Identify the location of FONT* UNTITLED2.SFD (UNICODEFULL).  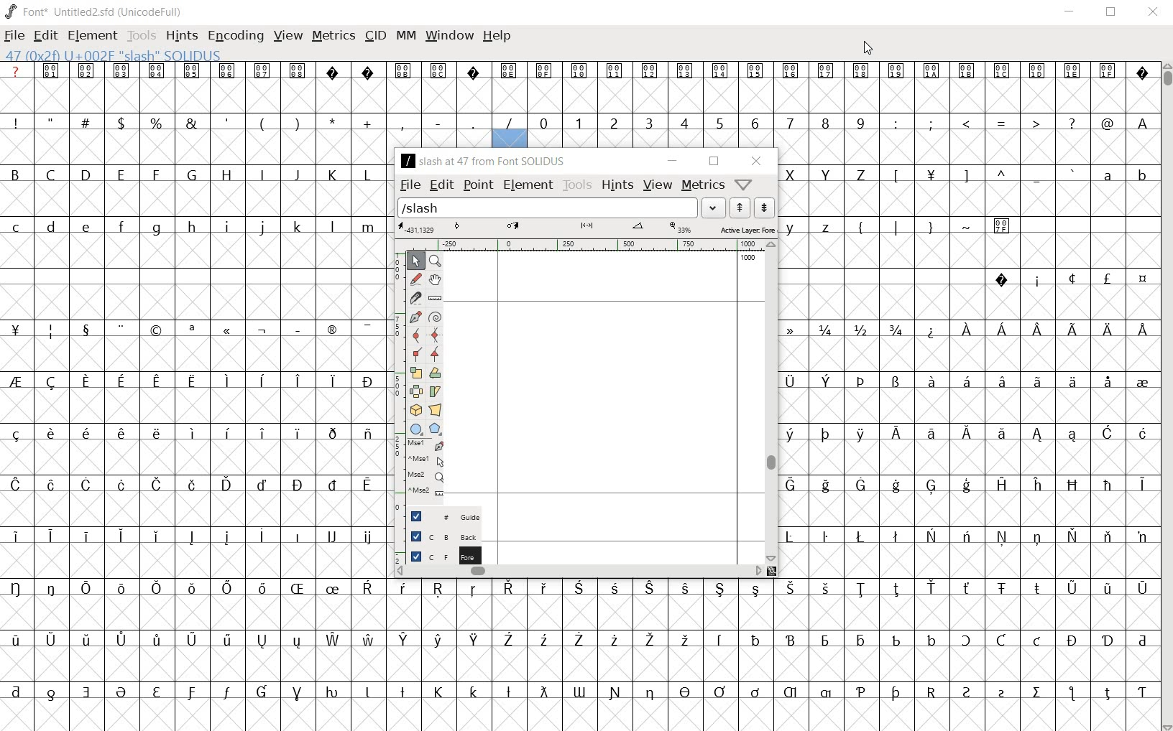
(93, 11).